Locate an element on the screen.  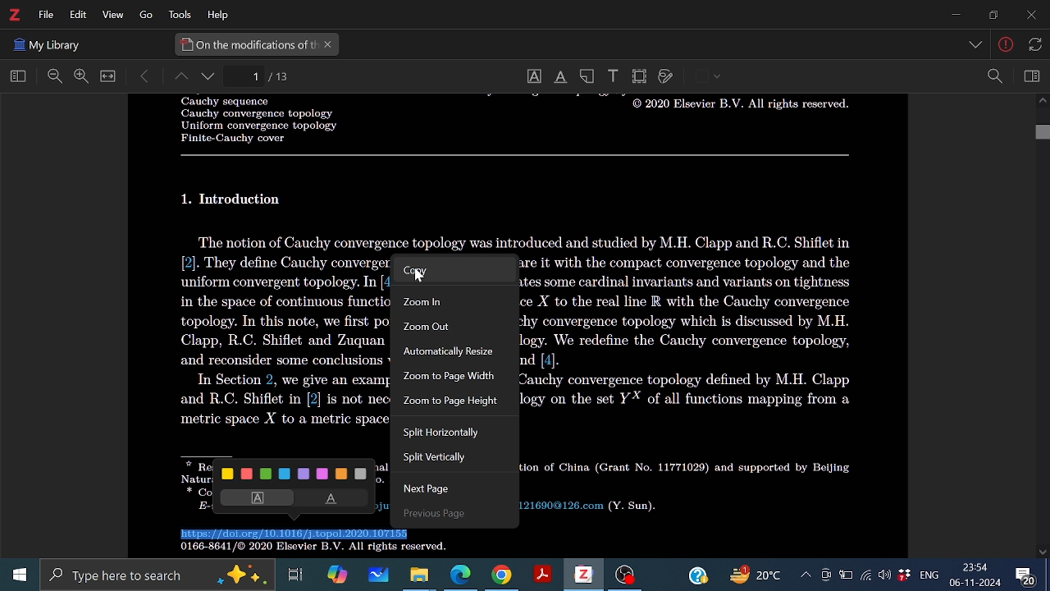
Select text is located at coordinates (533, 76).